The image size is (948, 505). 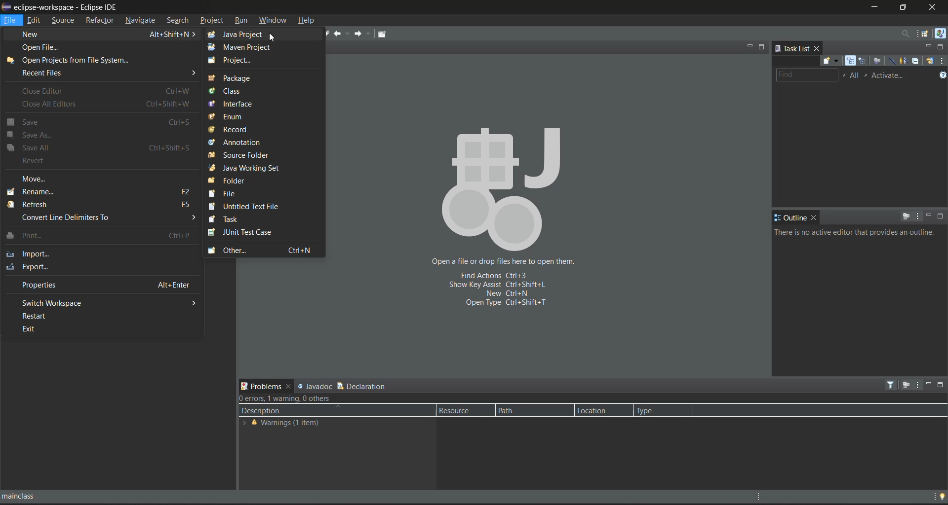 What do you see at coordinates (273, 20) in the screenshot?
I see `window` at bounding box center [273, 20].